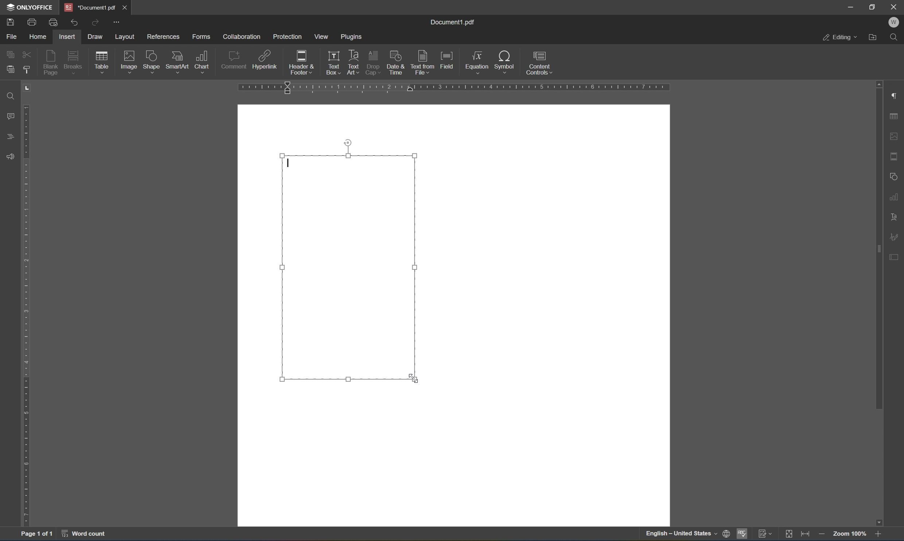 Image resolution: width=904 pixels, height=541 pixels. I want to click on Find, so click(12, 97).